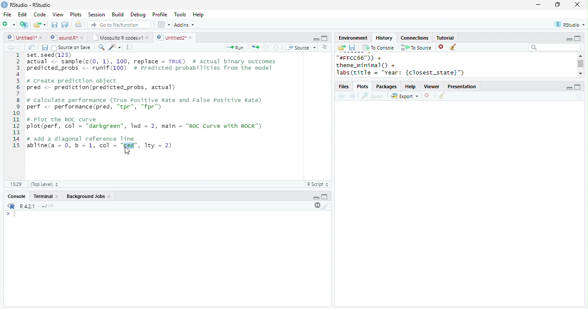  Describe the element at coordinates (373, 96) in the screenshot. I see `Zoom` at that location.